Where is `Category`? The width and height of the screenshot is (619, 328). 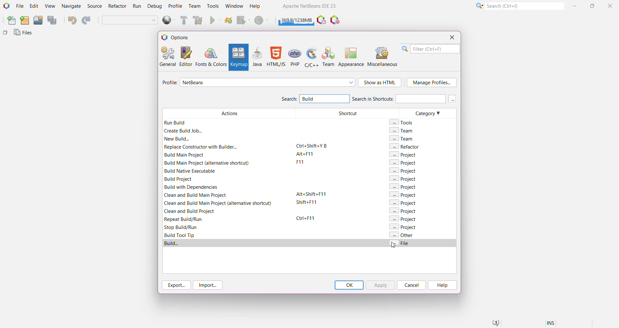
Category is located at coordinates (422, 173).